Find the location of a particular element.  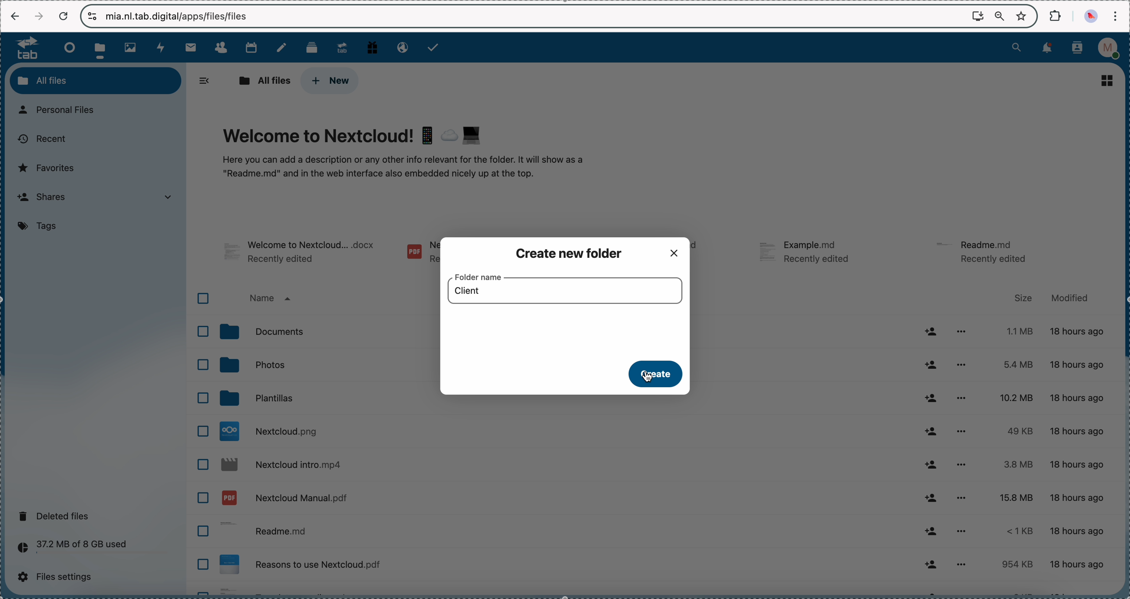

tasks is located at coordinates (434, 47).